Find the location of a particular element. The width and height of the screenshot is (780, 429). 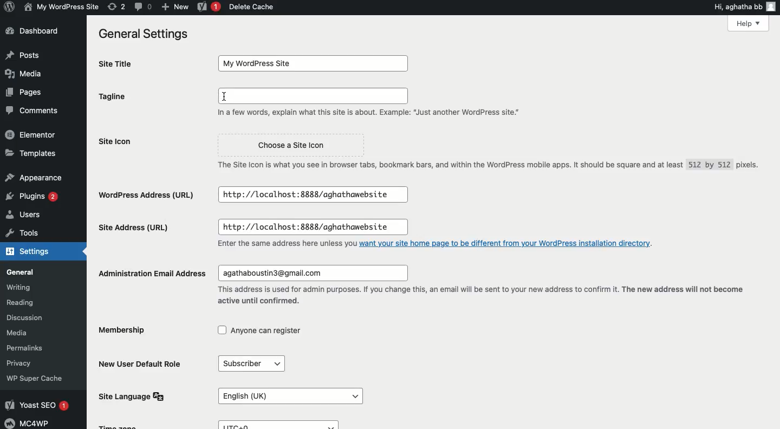

Typing space is located at coordinates (314, 97).